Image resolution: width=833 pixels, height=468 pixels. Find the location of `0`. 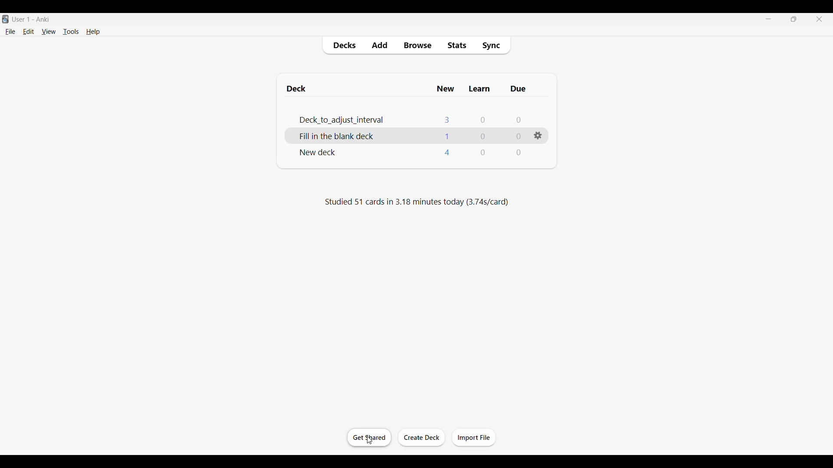

0 is located at coordinates (518, 153).